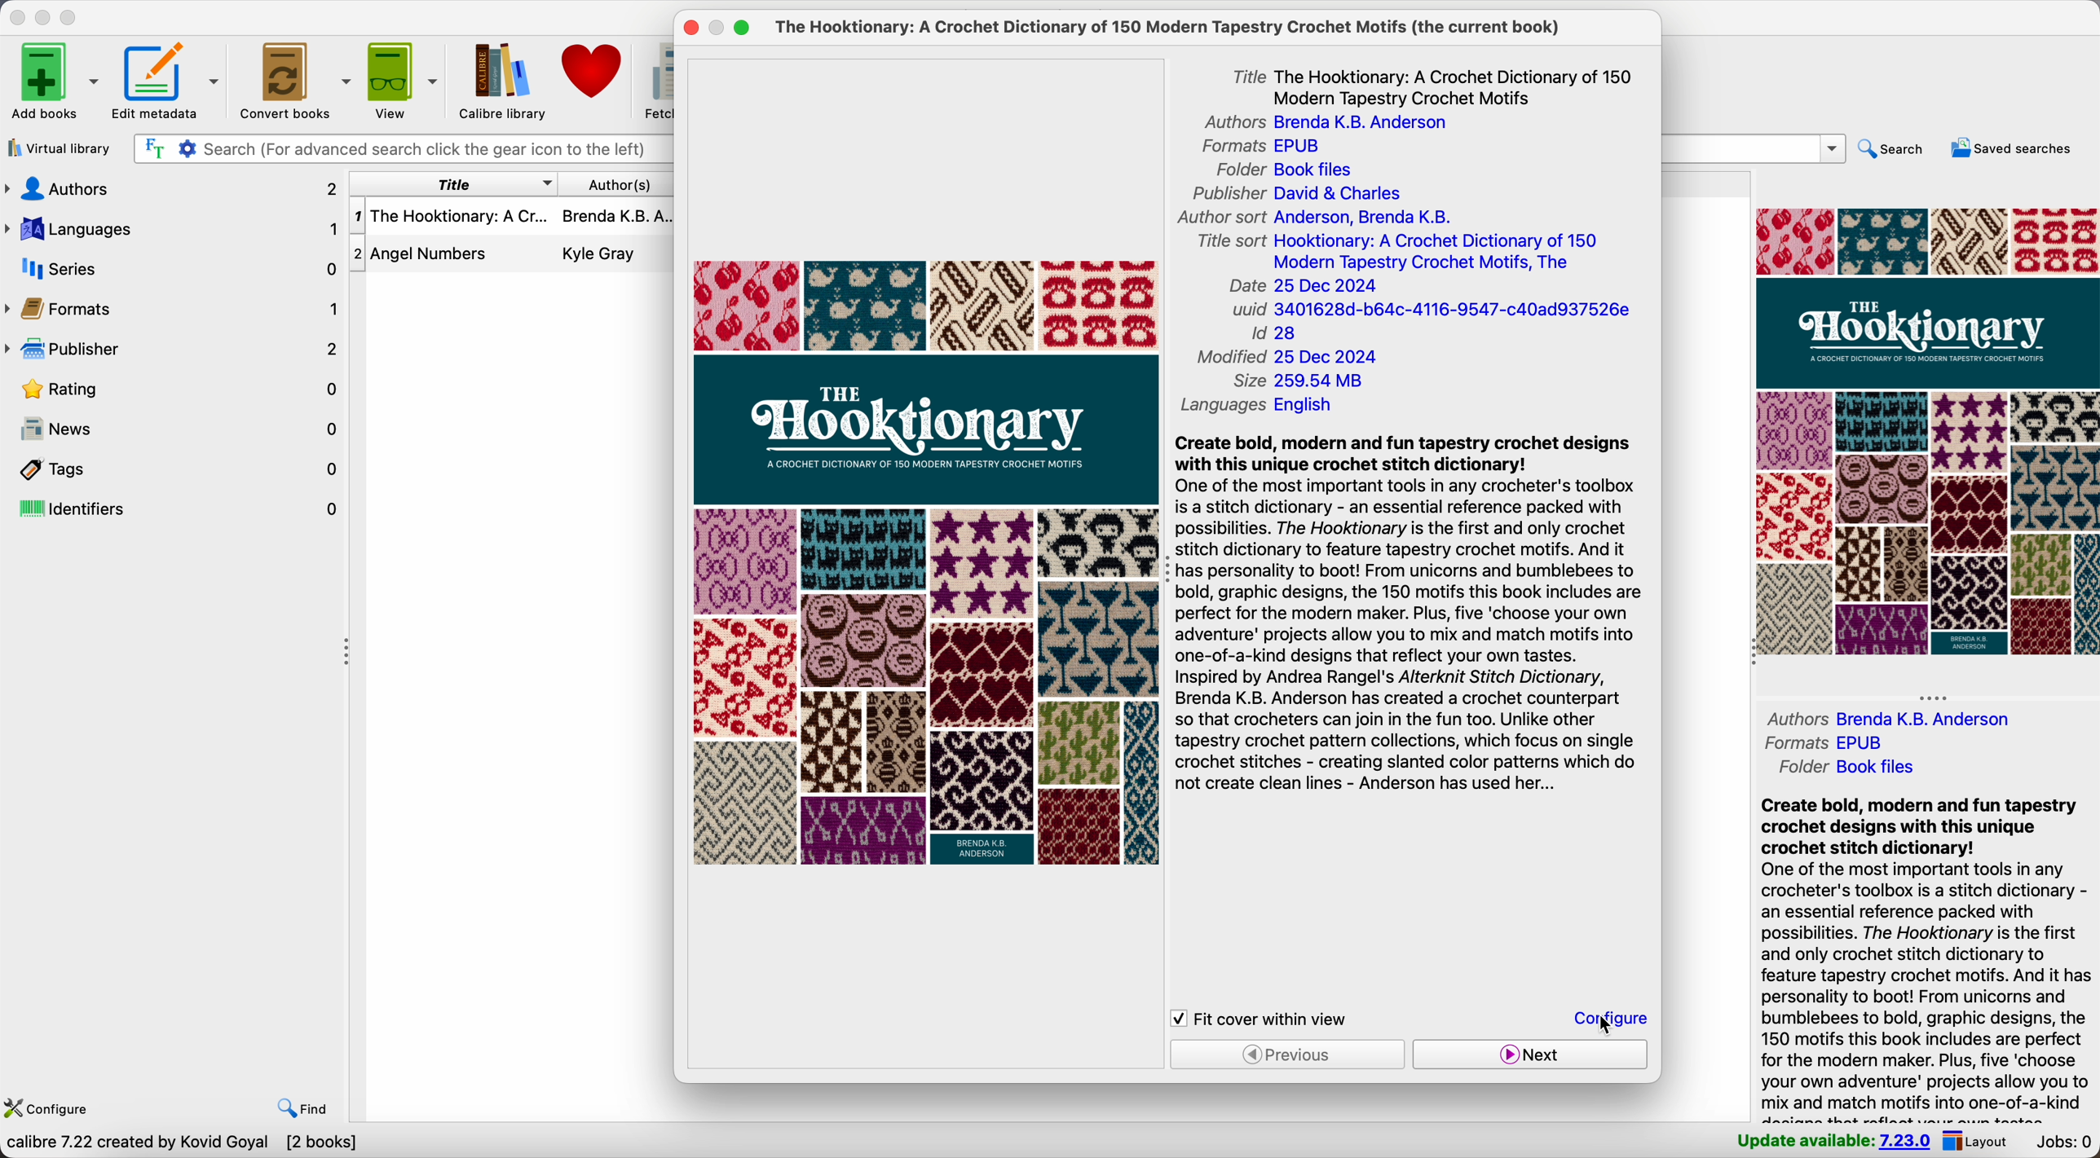 The width and height of the screenshot is (2100, 1158). I want to click on identifiers, so click(174, 510).